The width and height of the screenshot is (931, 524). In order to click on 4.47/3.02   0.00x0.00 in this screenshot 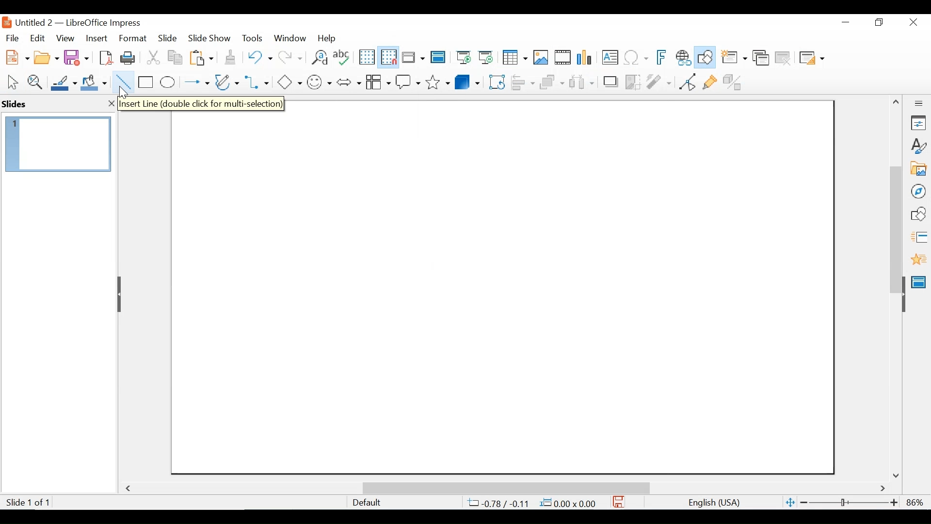, I will do `click(536, 503)`.